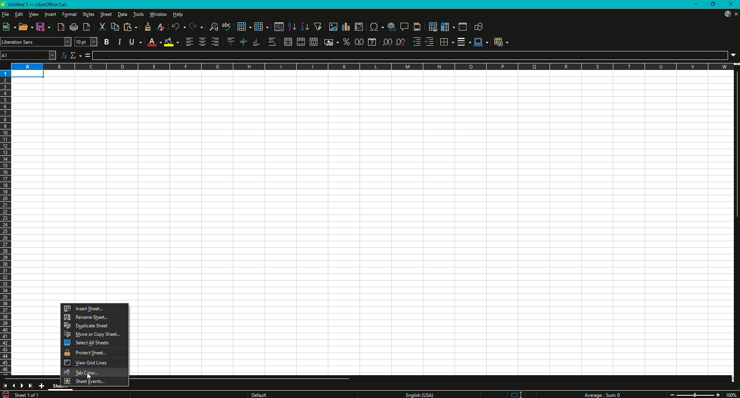 The width and height of the screenshot is (740, 398). Describe the element at coordinates (6, 14) in the screenshot. I see `File` at that location.